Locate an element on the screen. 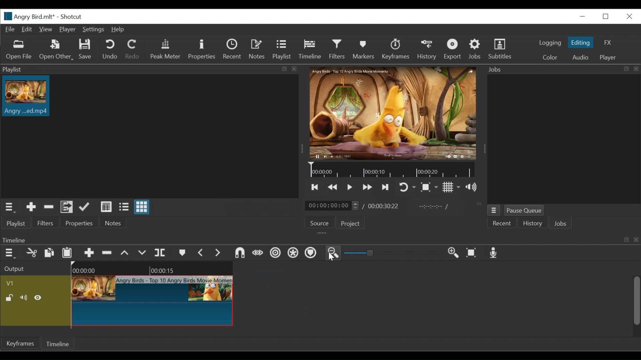  Zoom timeline out is located at coordinates (333, 253).